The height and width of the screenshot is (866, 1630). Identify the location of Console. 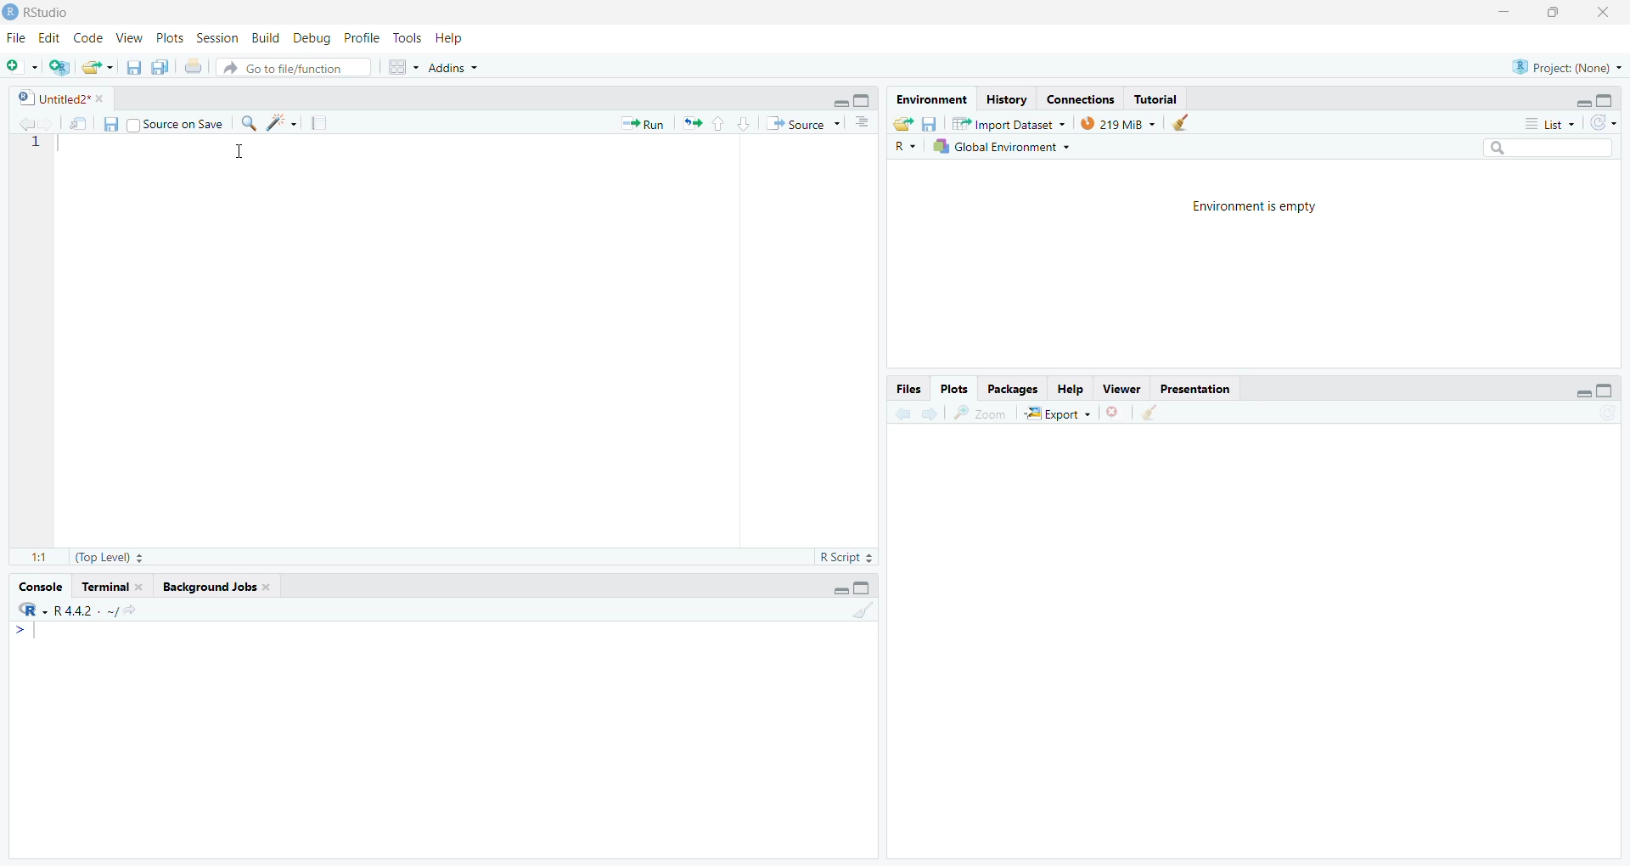
(443, 739).